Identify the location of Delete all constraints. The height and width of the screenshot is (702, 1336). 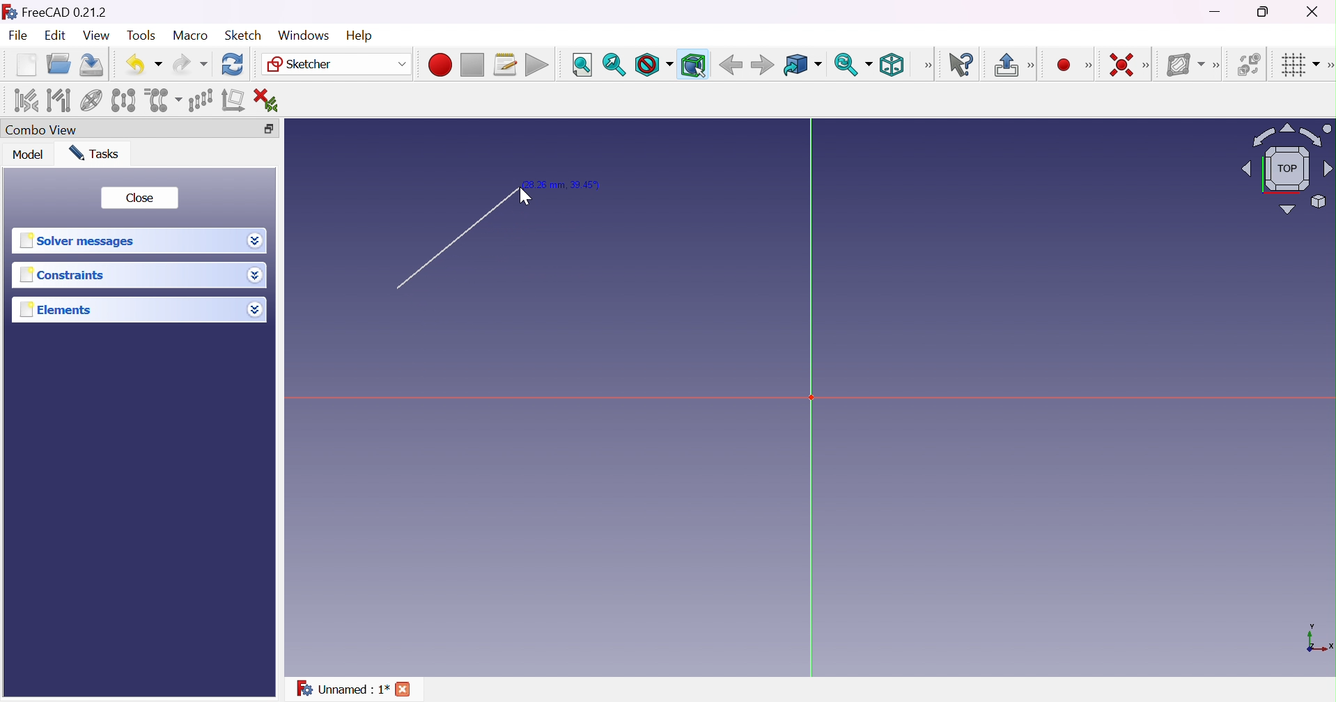
(270, 100).